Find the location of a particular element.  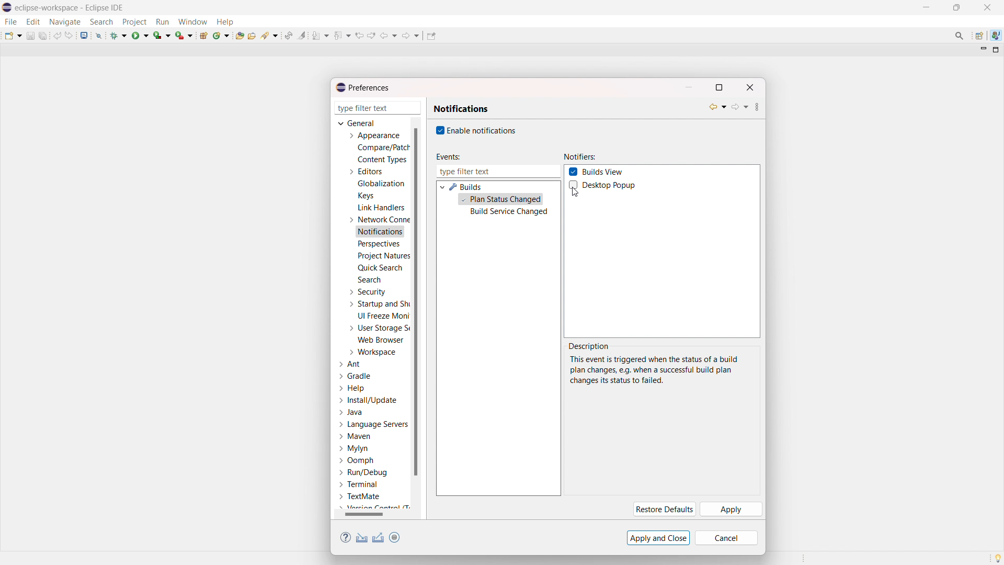

export is located at coordinates (379, 538).